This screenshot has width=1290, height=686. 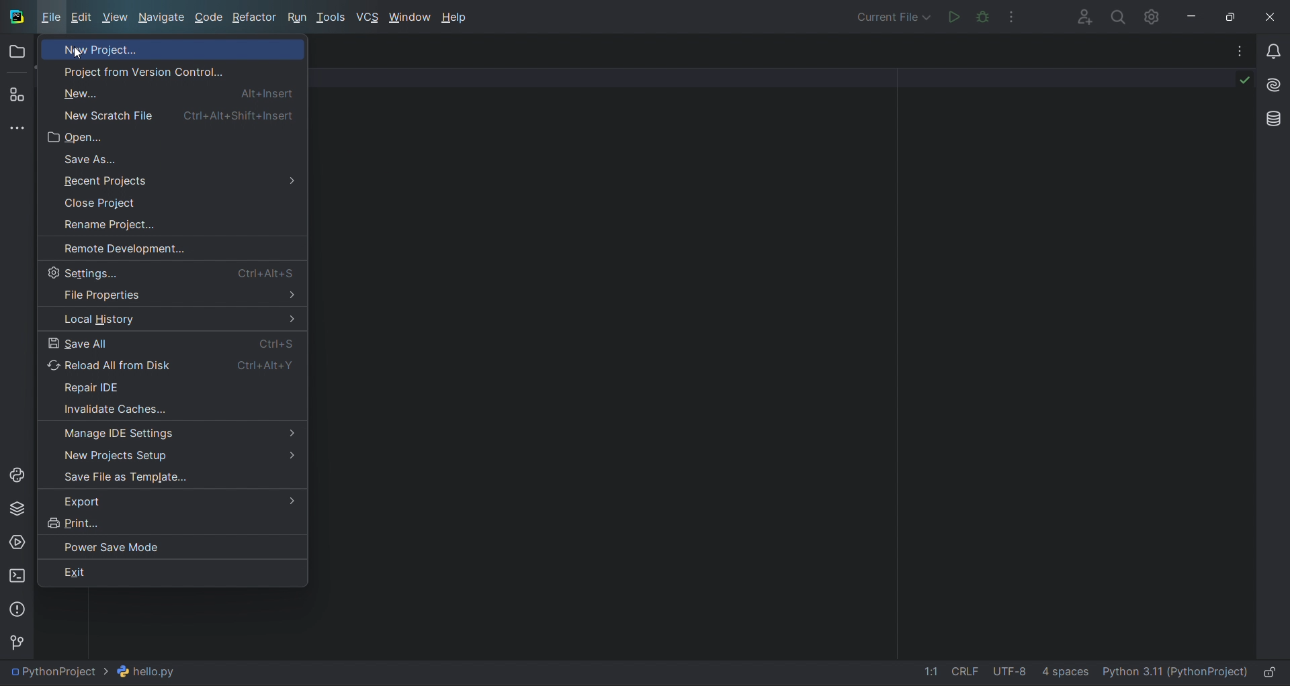 What do you see at coordinates (995, 674) in the screenshot?
I see `file data` at bounding box center [995, 674].